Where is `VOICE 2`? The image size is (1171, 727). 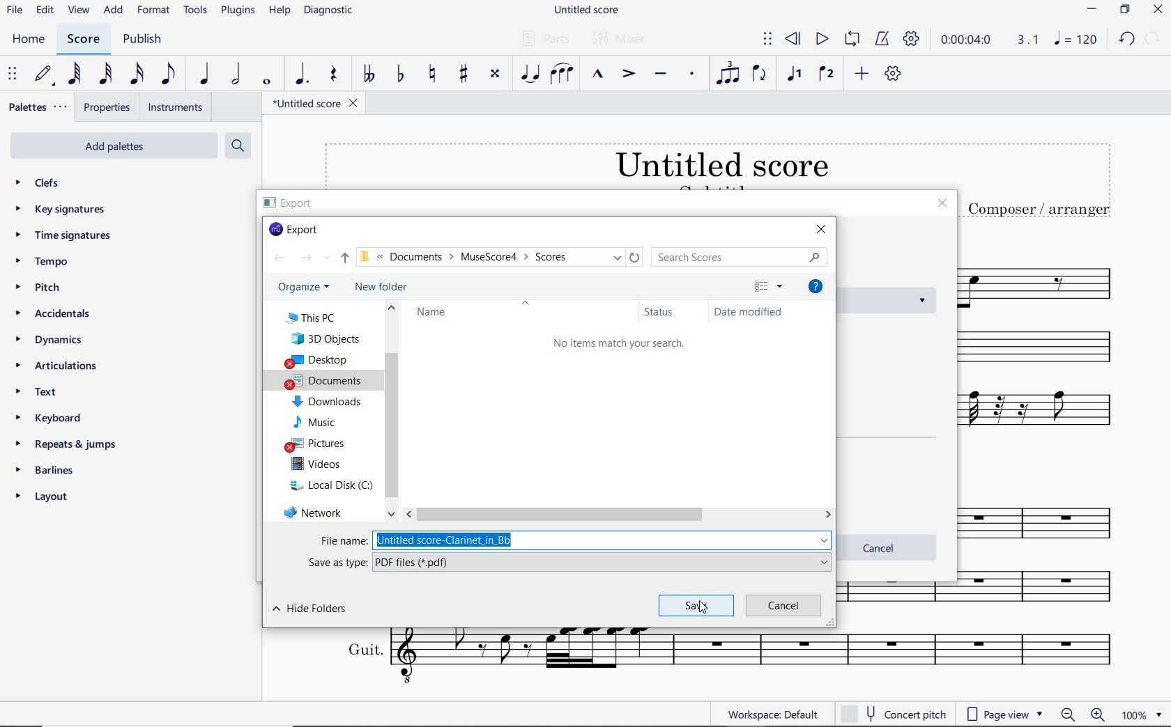 VOICE 2 is located at coordinates (827, 74).